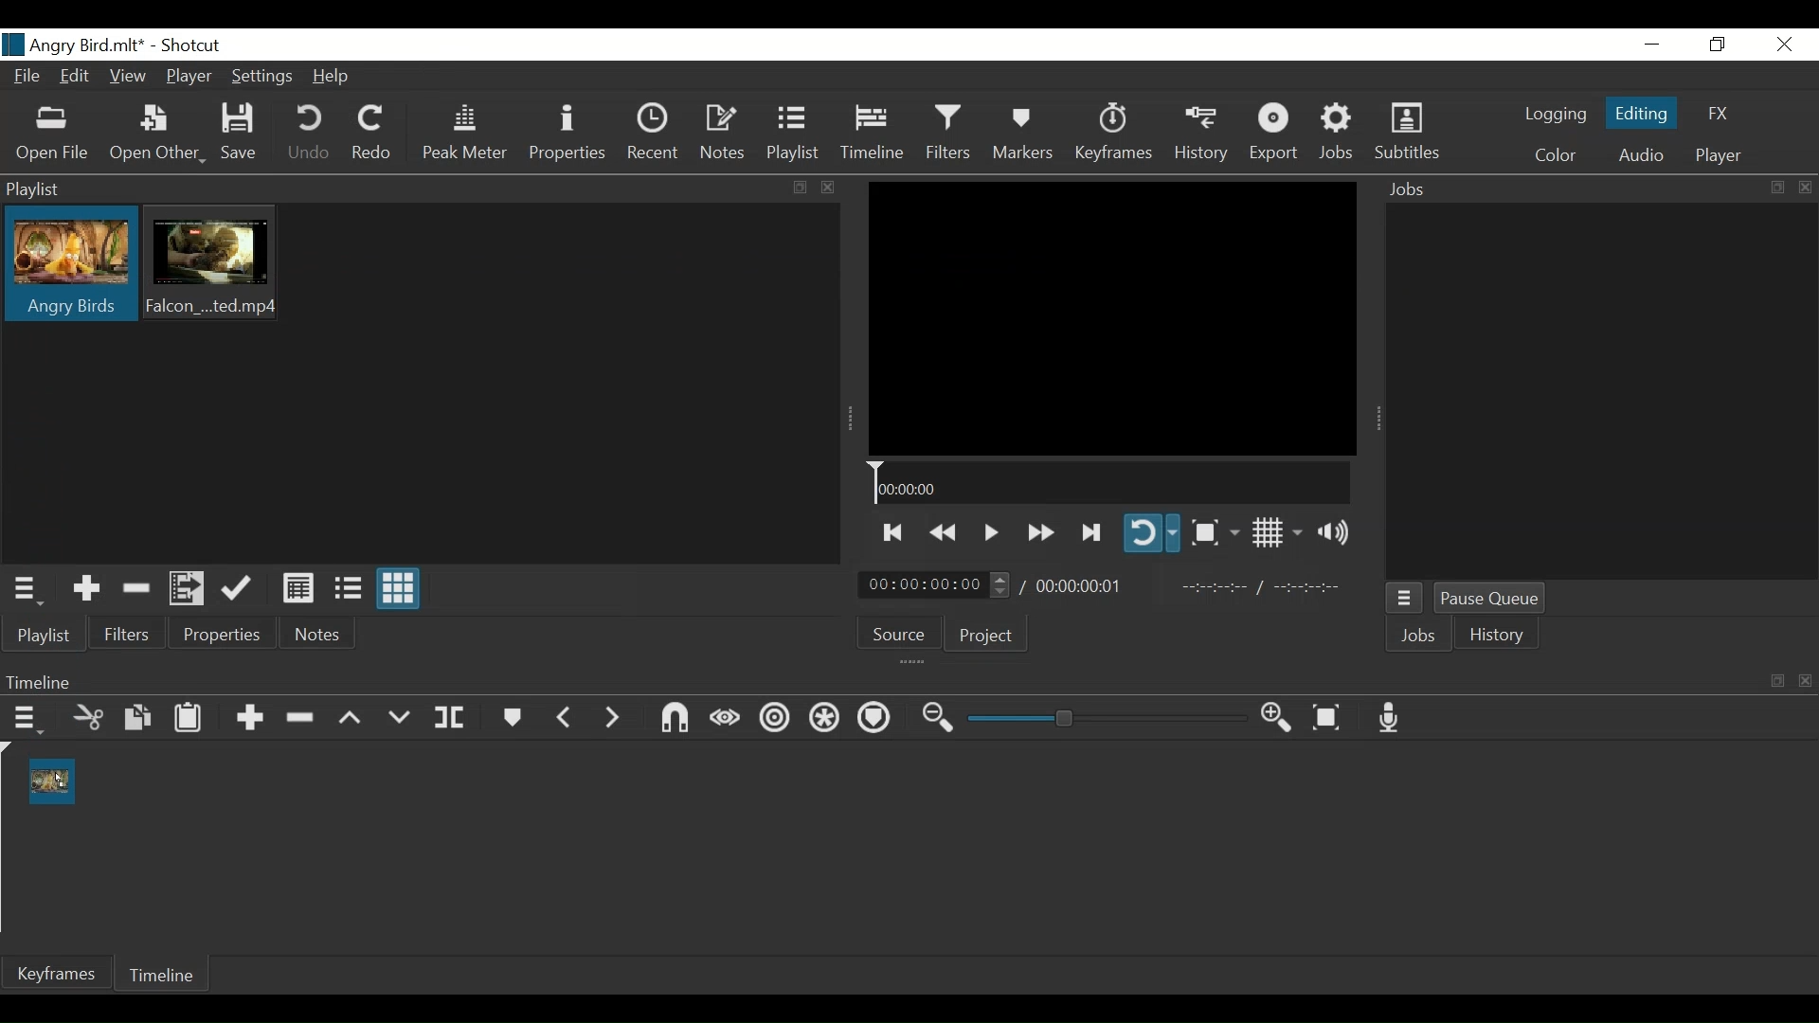  Describe the element at coordinates (265, 76) in the screenshot. I see `Settings` at that location.